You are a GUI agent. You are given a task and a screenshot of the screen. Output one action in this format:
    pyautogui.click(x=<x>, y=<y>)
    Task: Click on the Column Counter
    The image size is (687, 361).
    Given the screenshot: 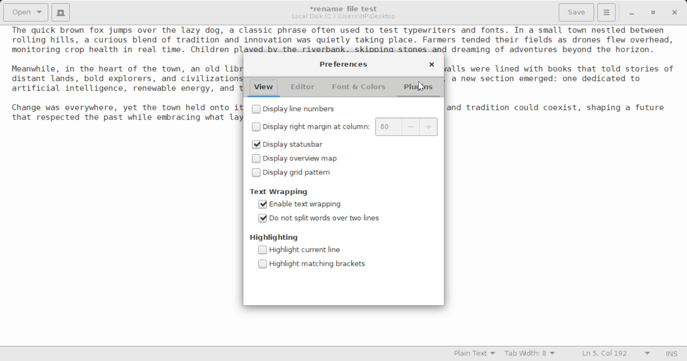 What is the action you would take?
    pyautogui.click(x=408, y=127)
    